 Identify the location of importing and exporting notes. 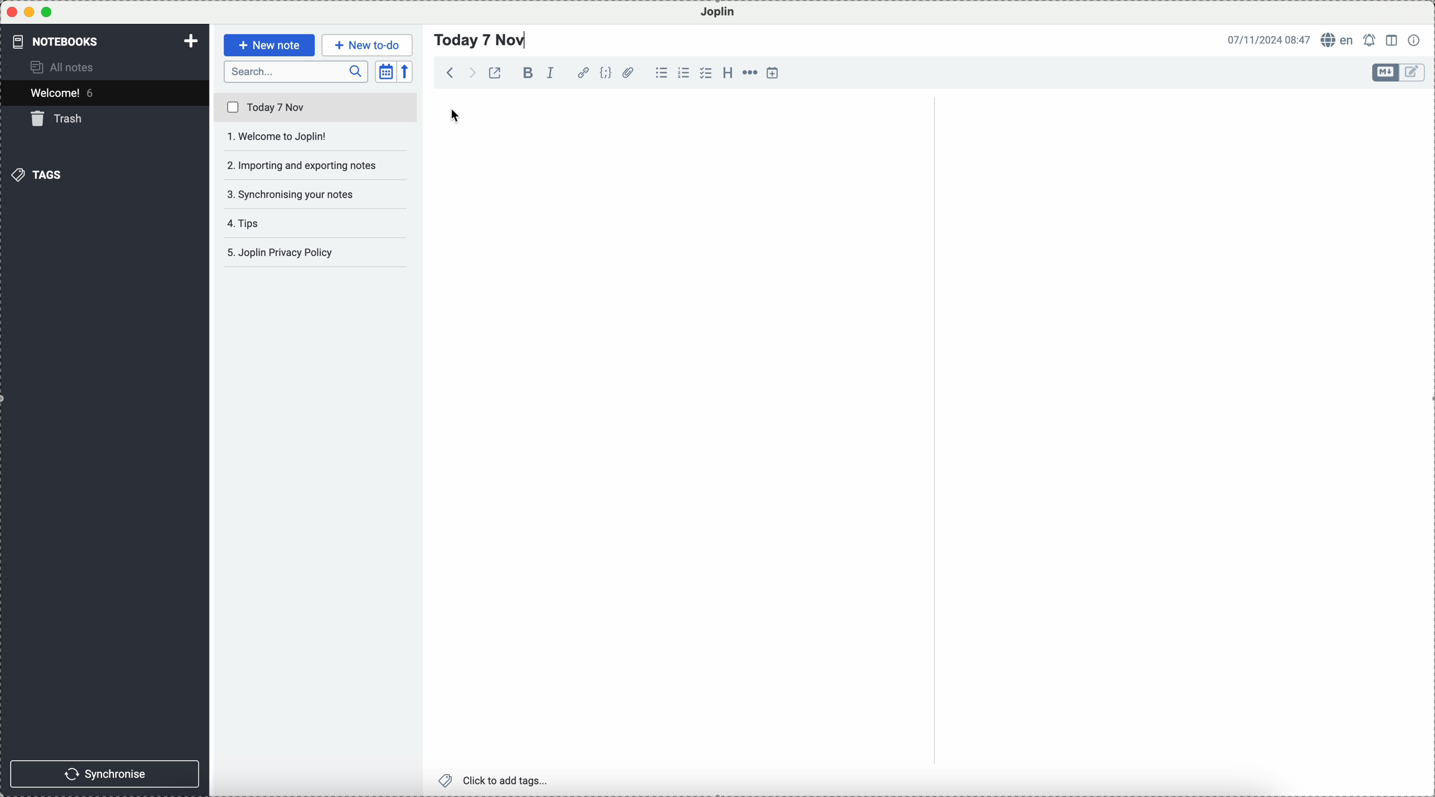
(317, 165).